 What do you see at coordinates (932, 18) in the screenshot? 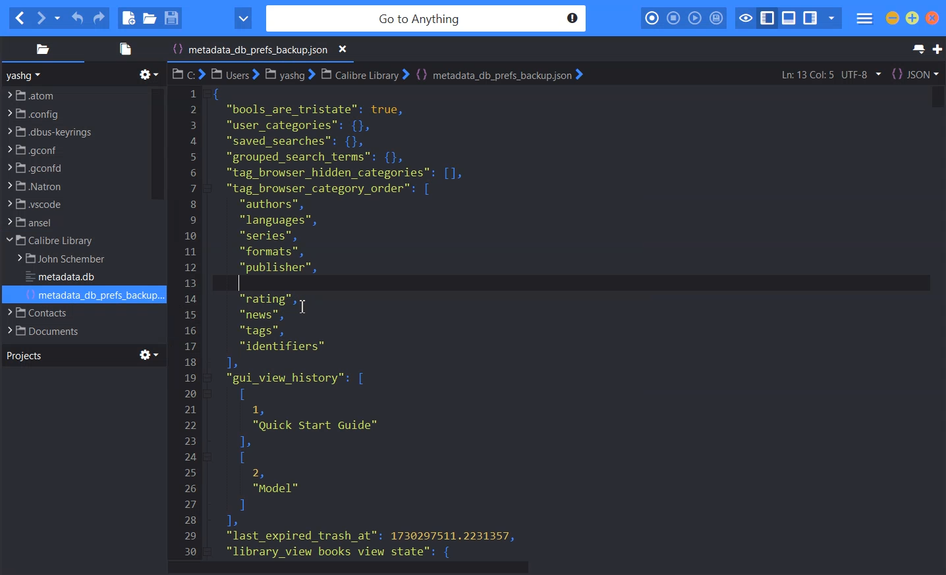
I see `Close` at bounding box center [932, 18].